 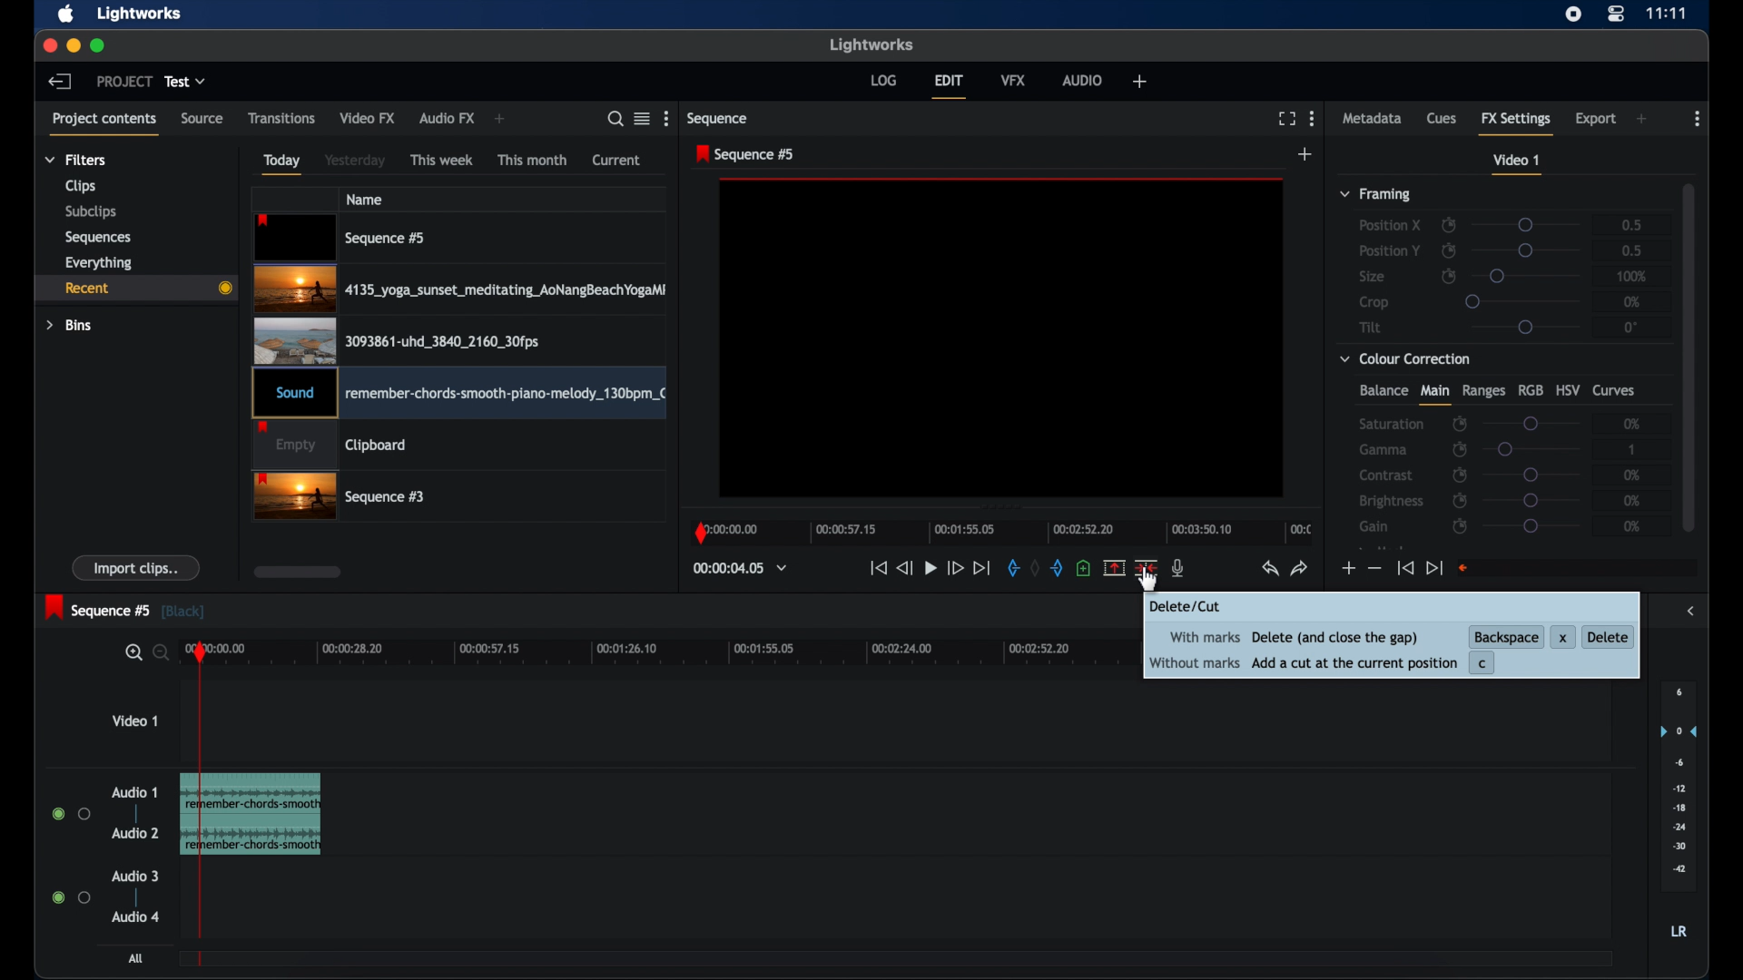 I want to click on timeline , so click(x=1000, y=529).